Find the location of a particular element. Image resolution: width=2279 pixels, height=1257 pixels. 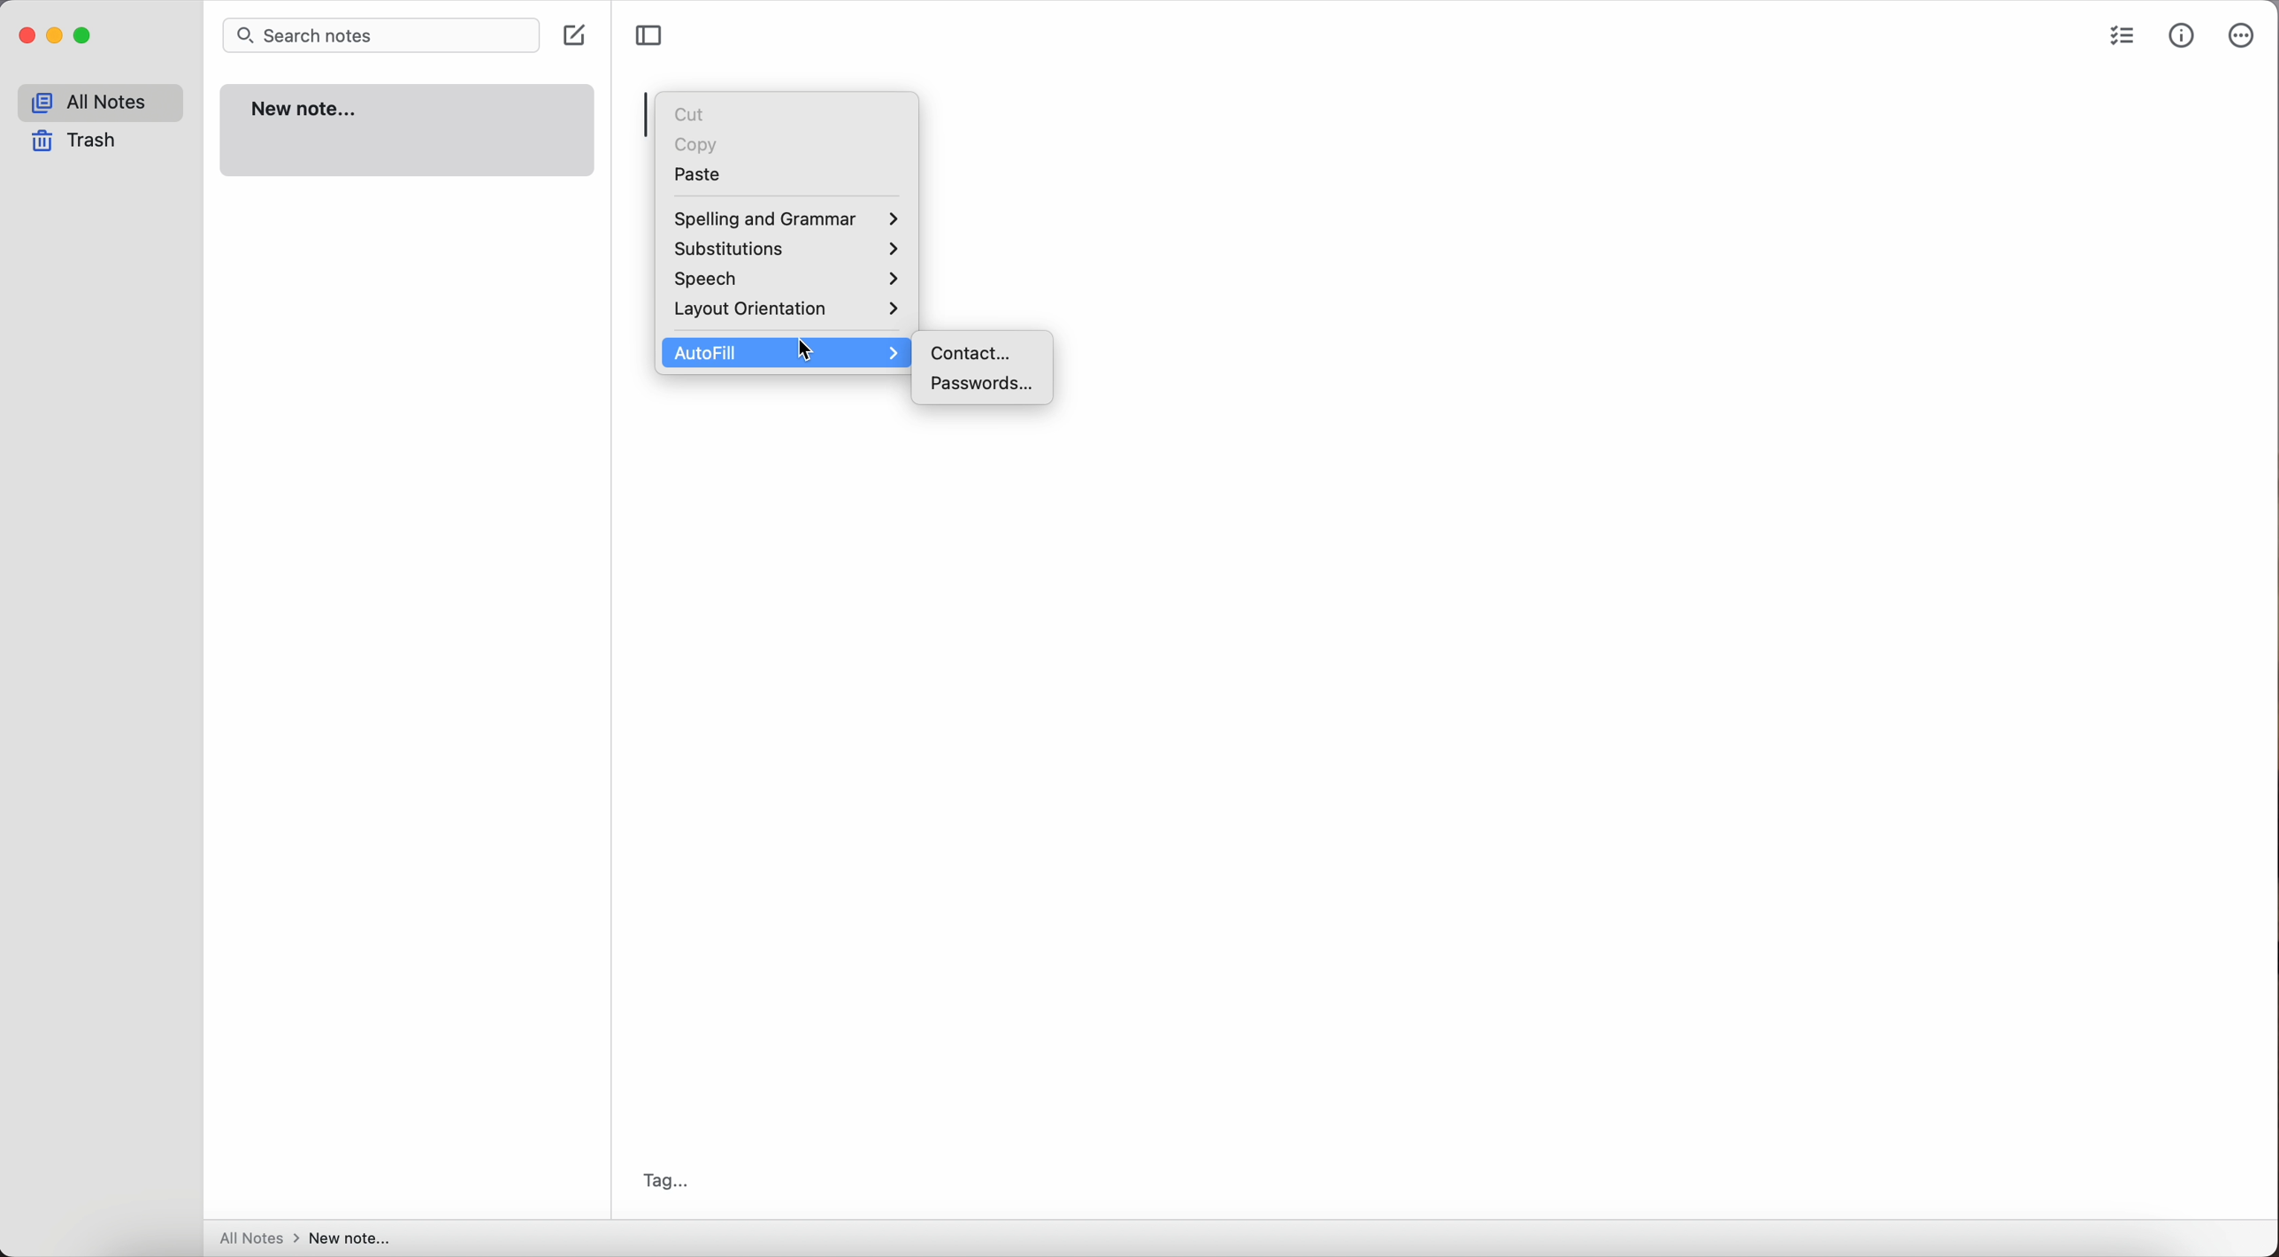

copy is located at coordinates (698, 141).